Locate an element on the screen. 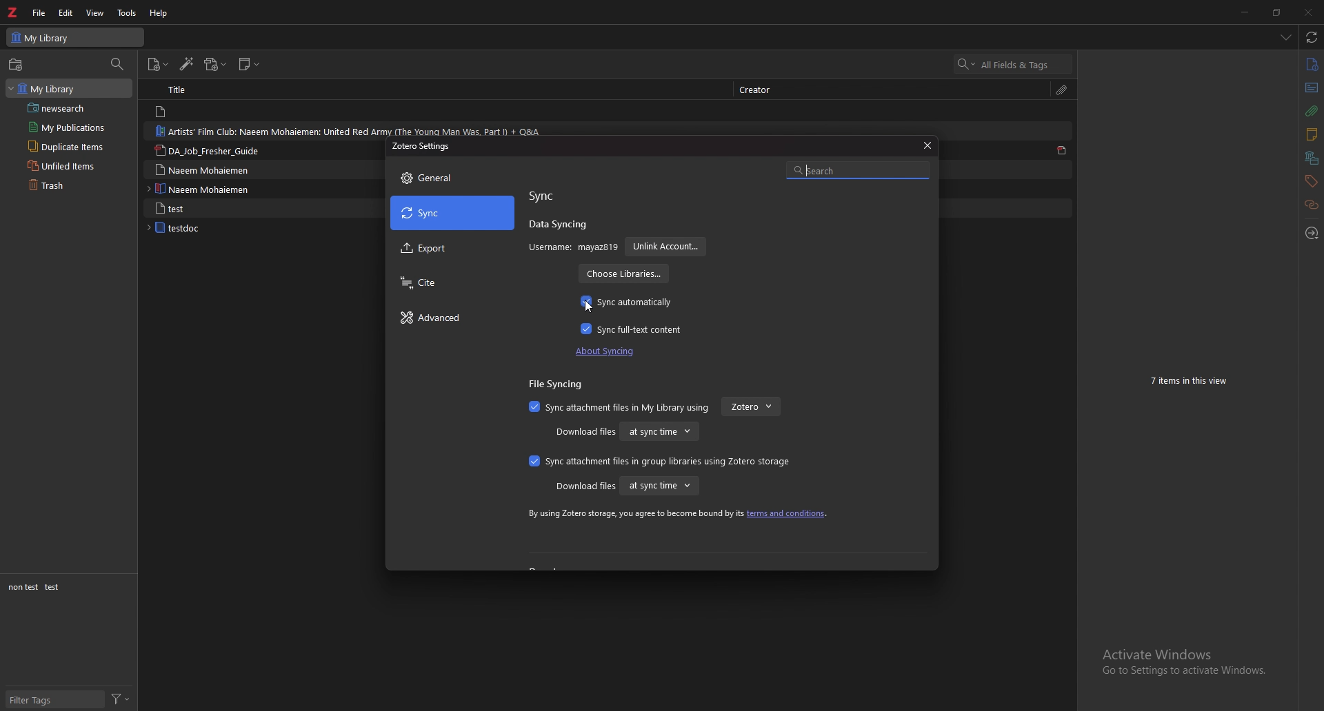 The image size is (1324, 711). about syncing is located at coordinates (610, 351).